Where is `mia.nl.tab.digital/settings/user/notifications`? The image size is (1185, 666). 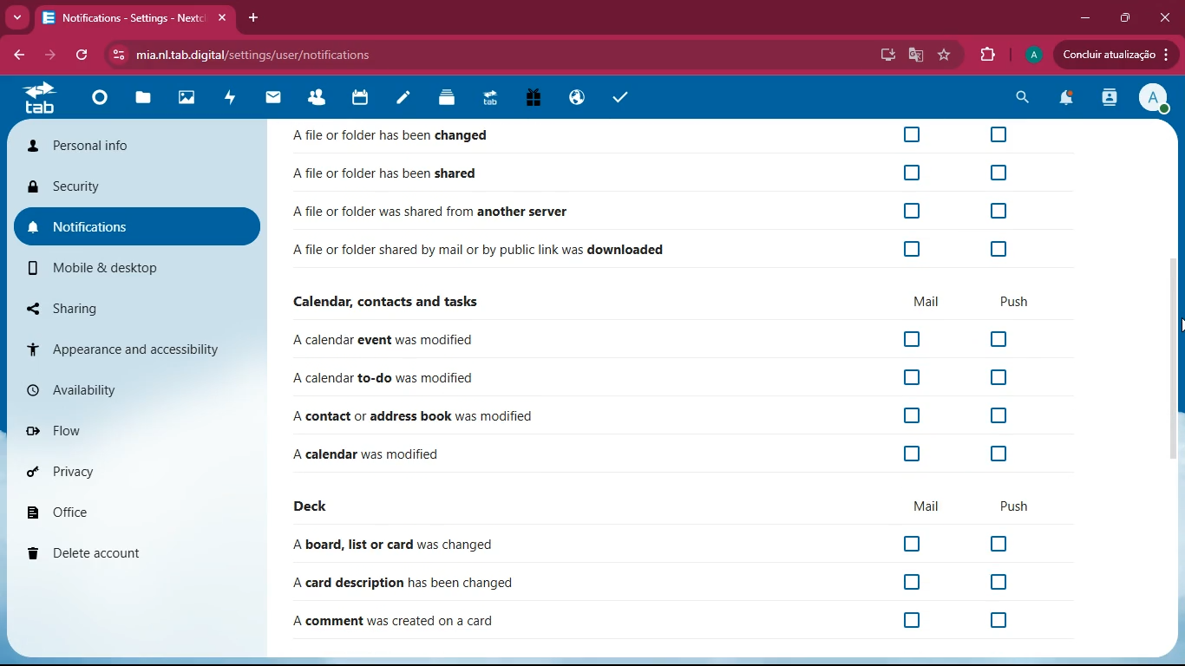
mia.nl.tab.digital/settings/user/notifications is located at coordinates (254, 55).